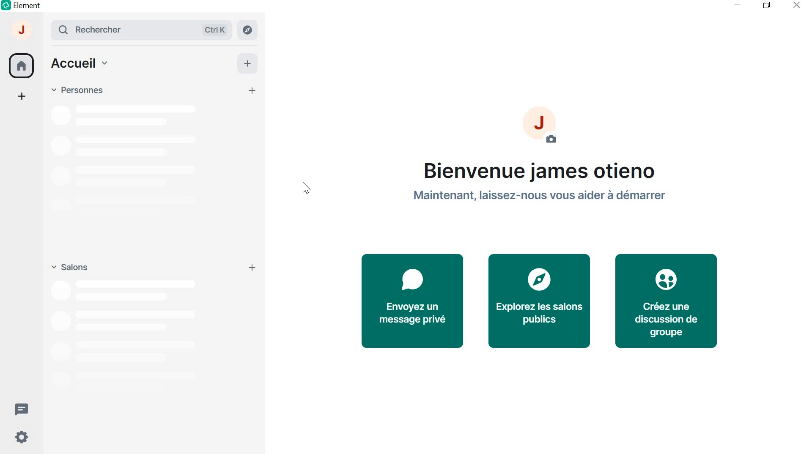 Image resolution: width=812 pixels, height=454 pixels. What do you see at coordinates (546, 130) in the screenshot?
I see `display picture` at bounding box center [546, 130].